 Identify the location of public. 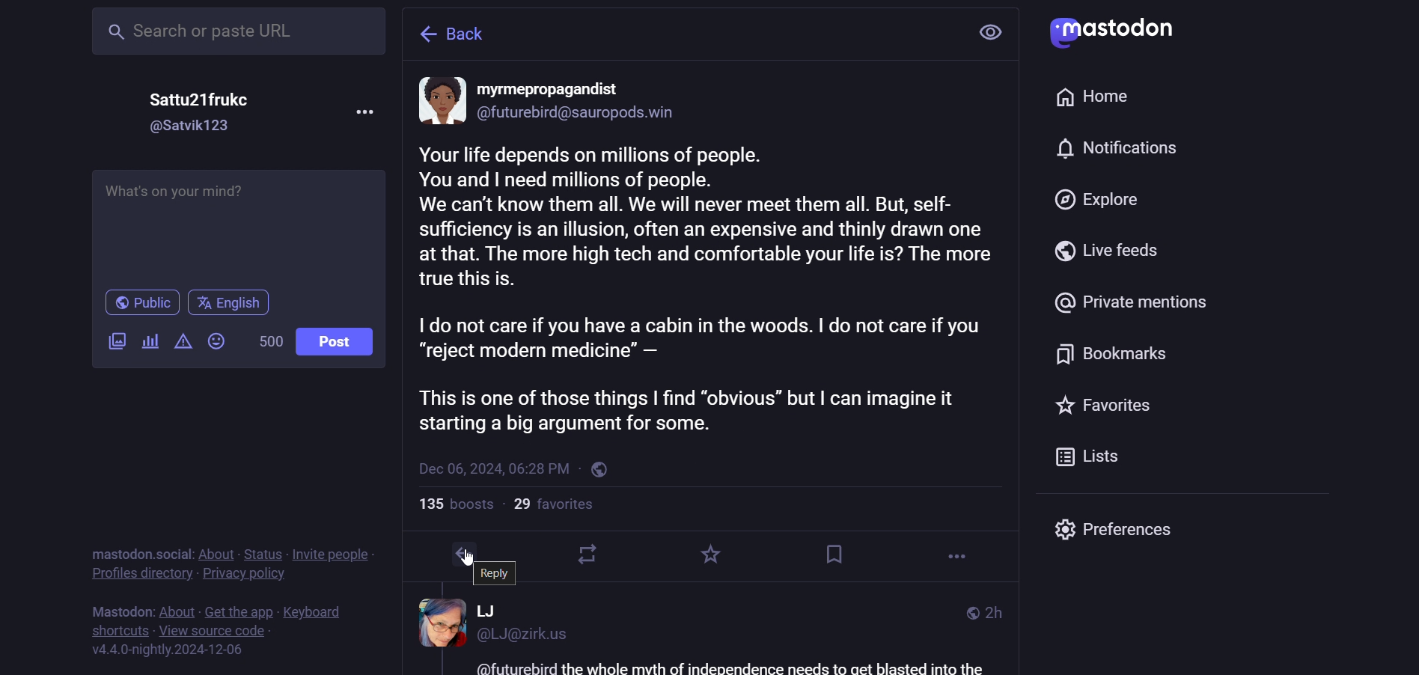
(602, 471).